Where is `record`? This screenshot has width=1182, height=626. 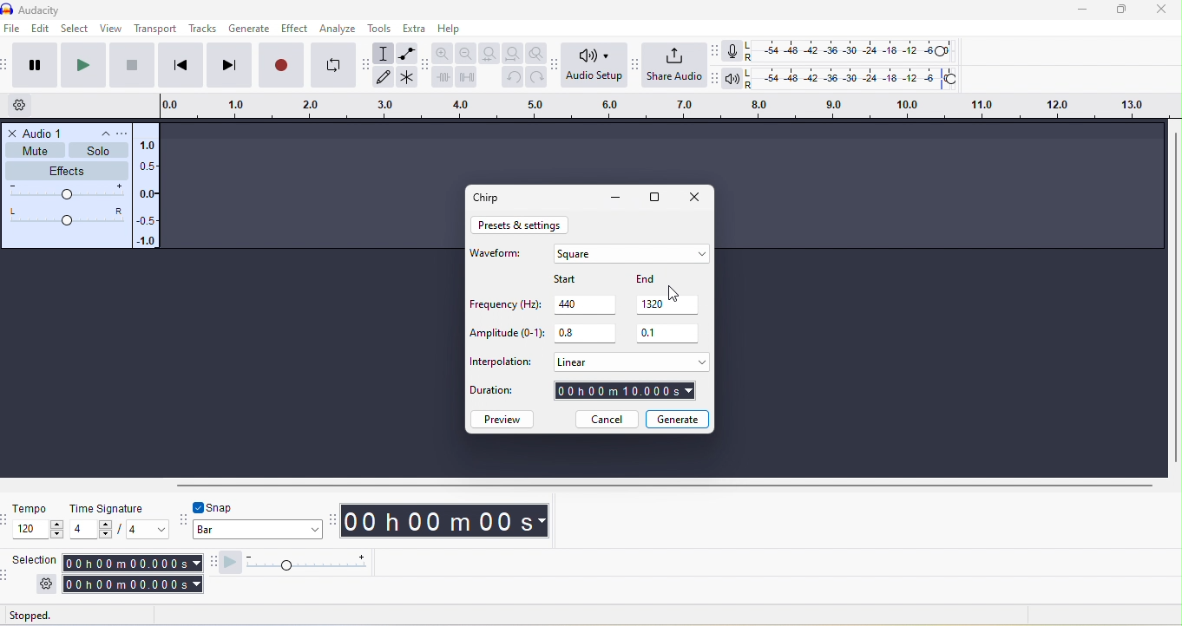 record is located at coordinates (280, 65).